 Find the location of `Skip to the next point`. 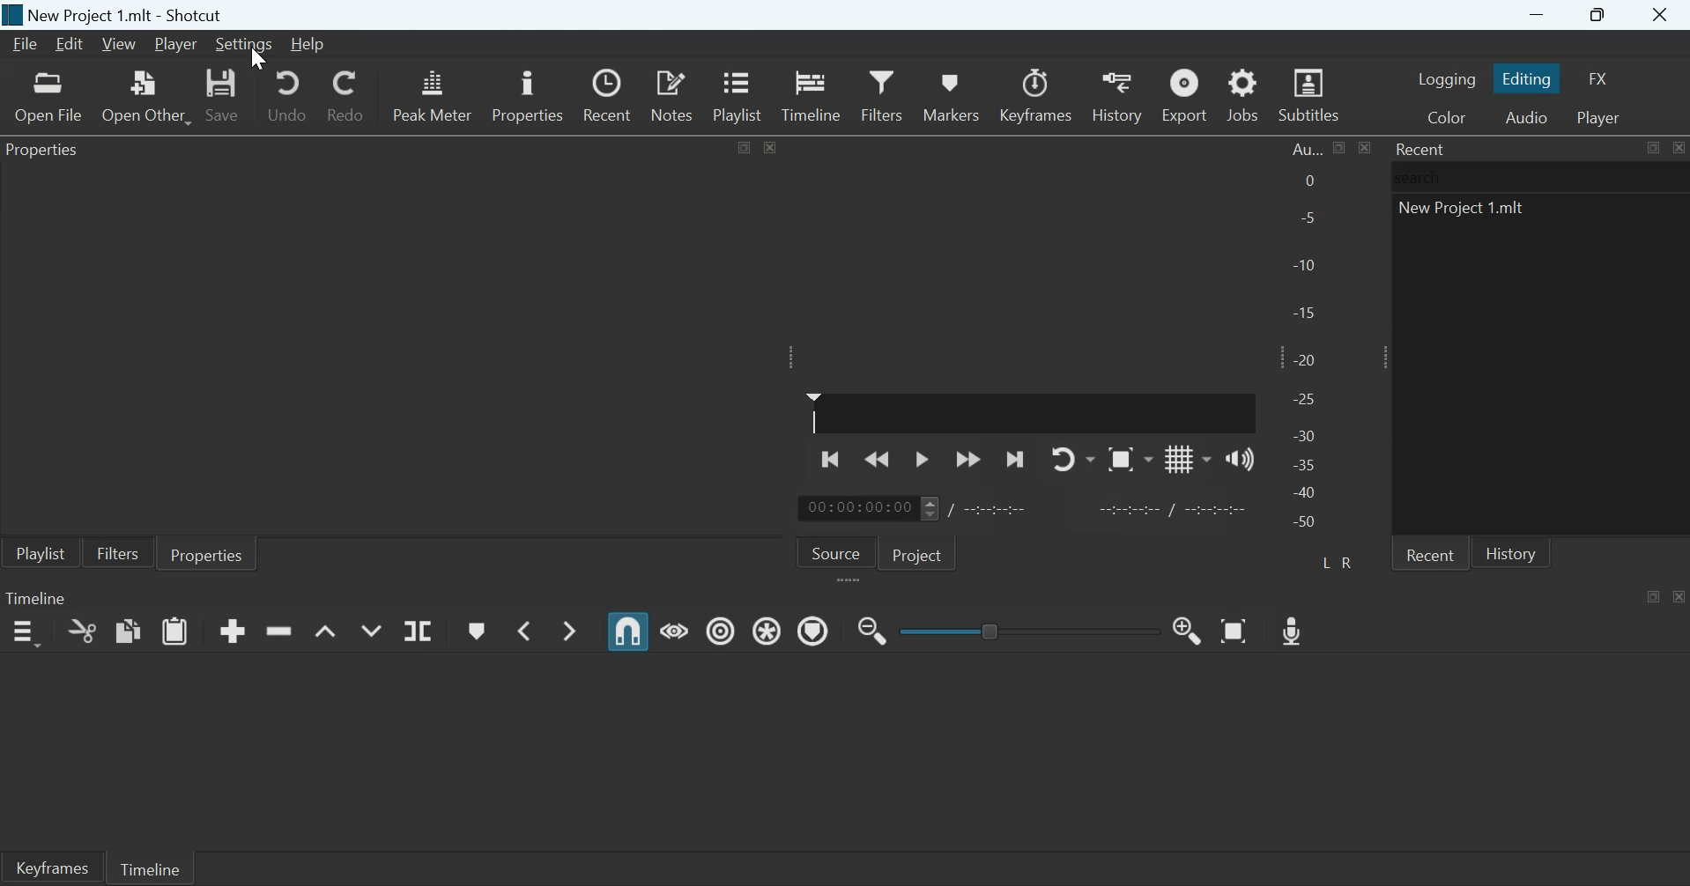

Skip to the next point is located at coordinates (1013, 461).